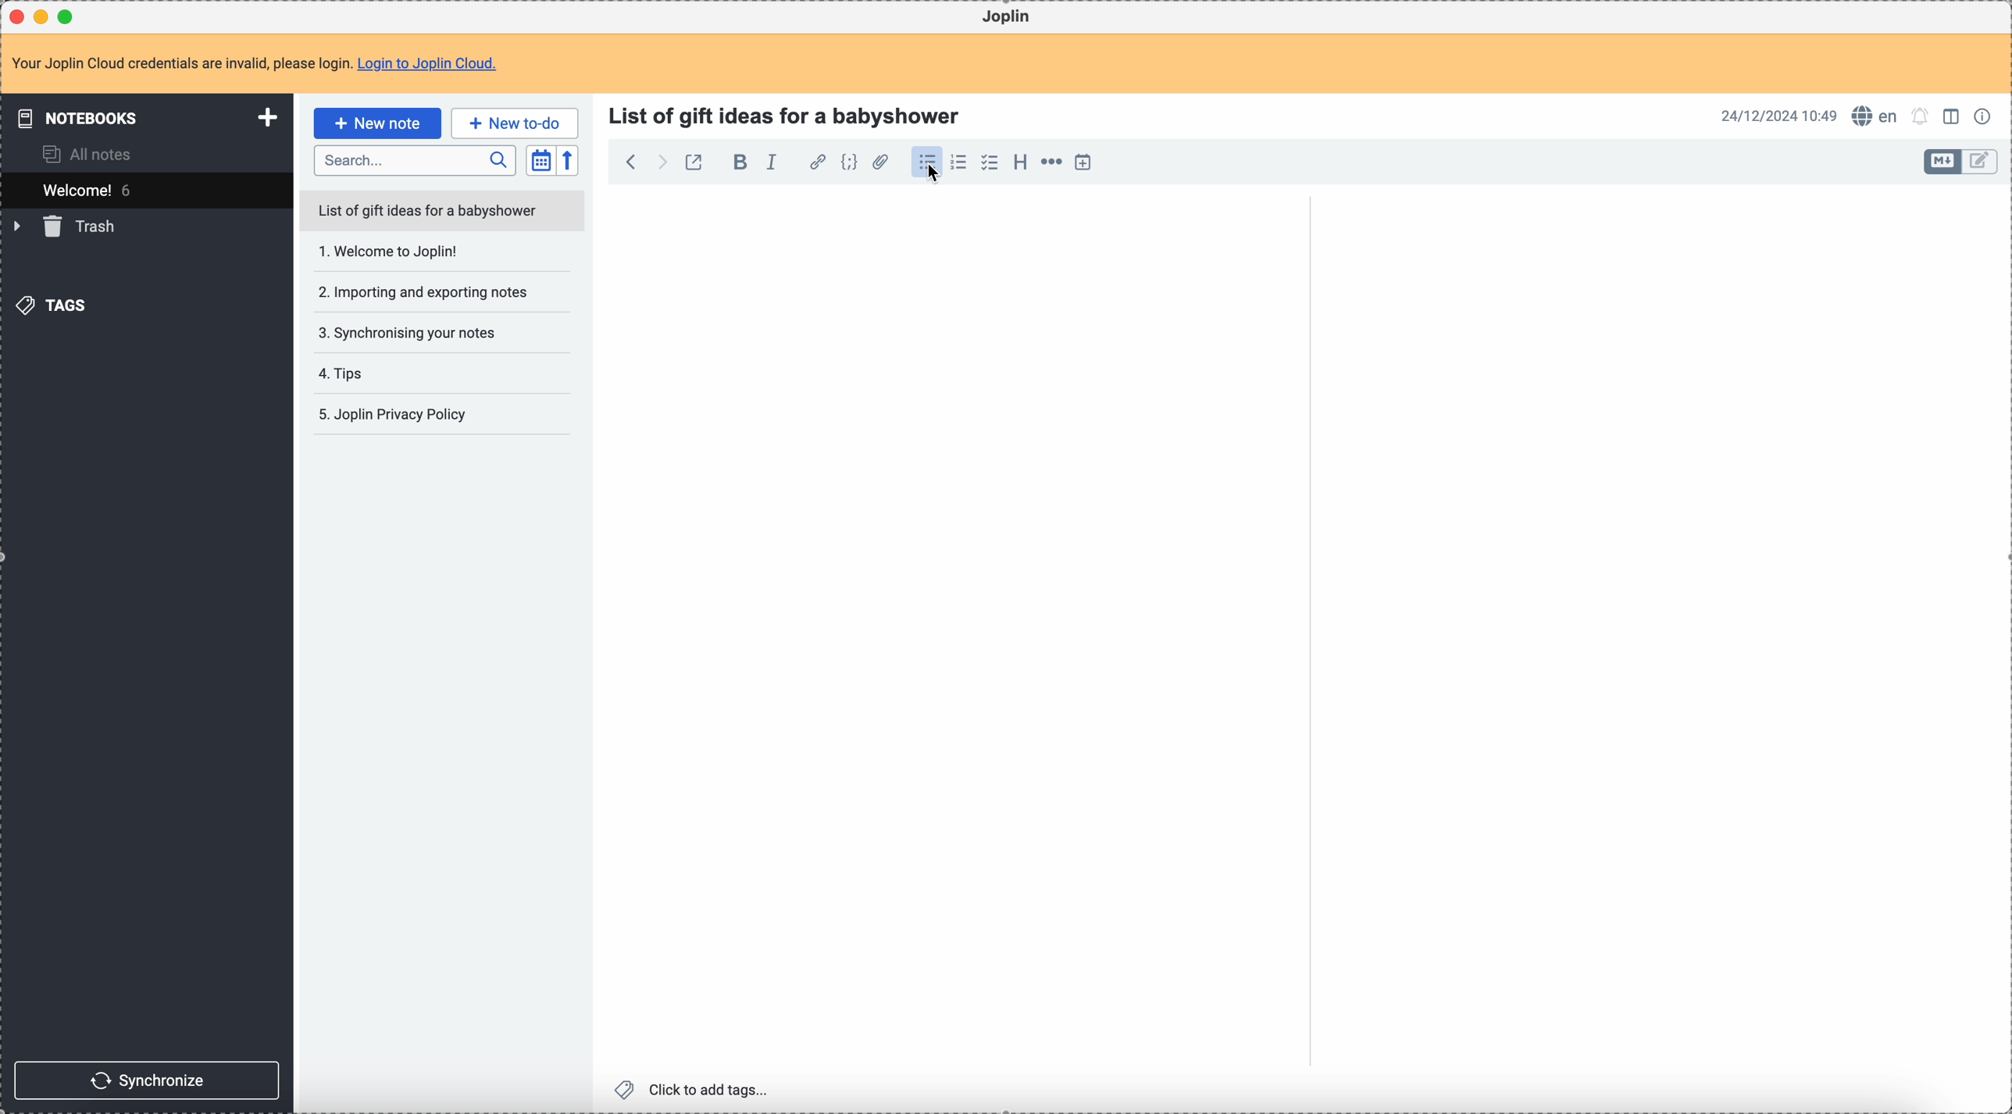  Describe the element at coordinates (962, 163) in the screenshot. I see `numbered list` at that location.